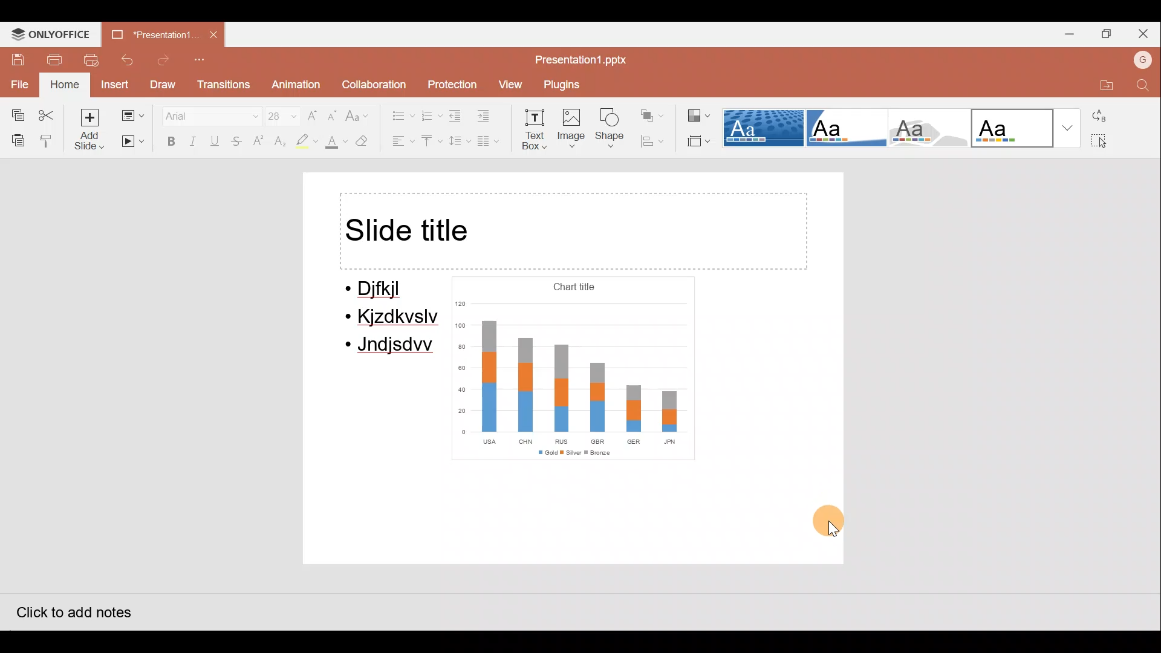 The height and width of the screenshot is (653, 1161). I want to click on Change colour theme, so click(697, 116).